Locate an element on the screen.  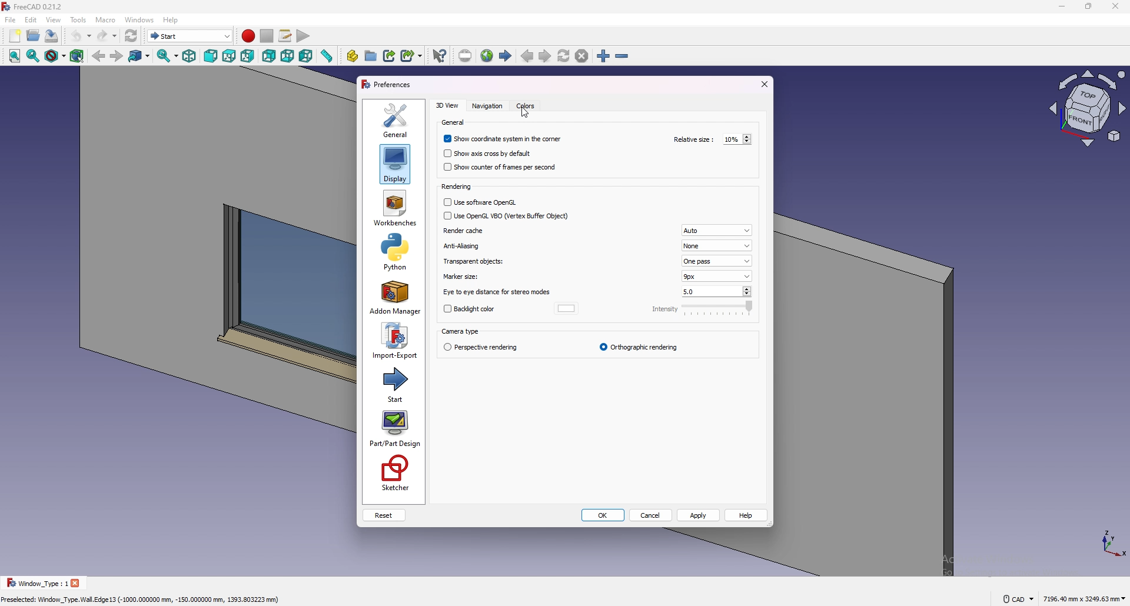
show coordinate system in the corner is located at coordinates (507, 139).